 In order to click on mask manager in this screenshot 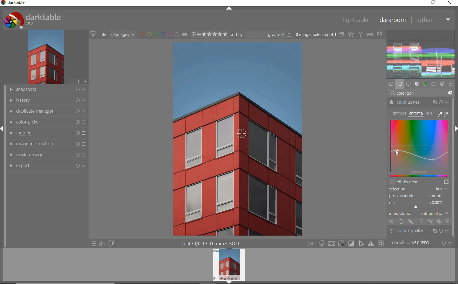, I will do `click(47, 155)`.